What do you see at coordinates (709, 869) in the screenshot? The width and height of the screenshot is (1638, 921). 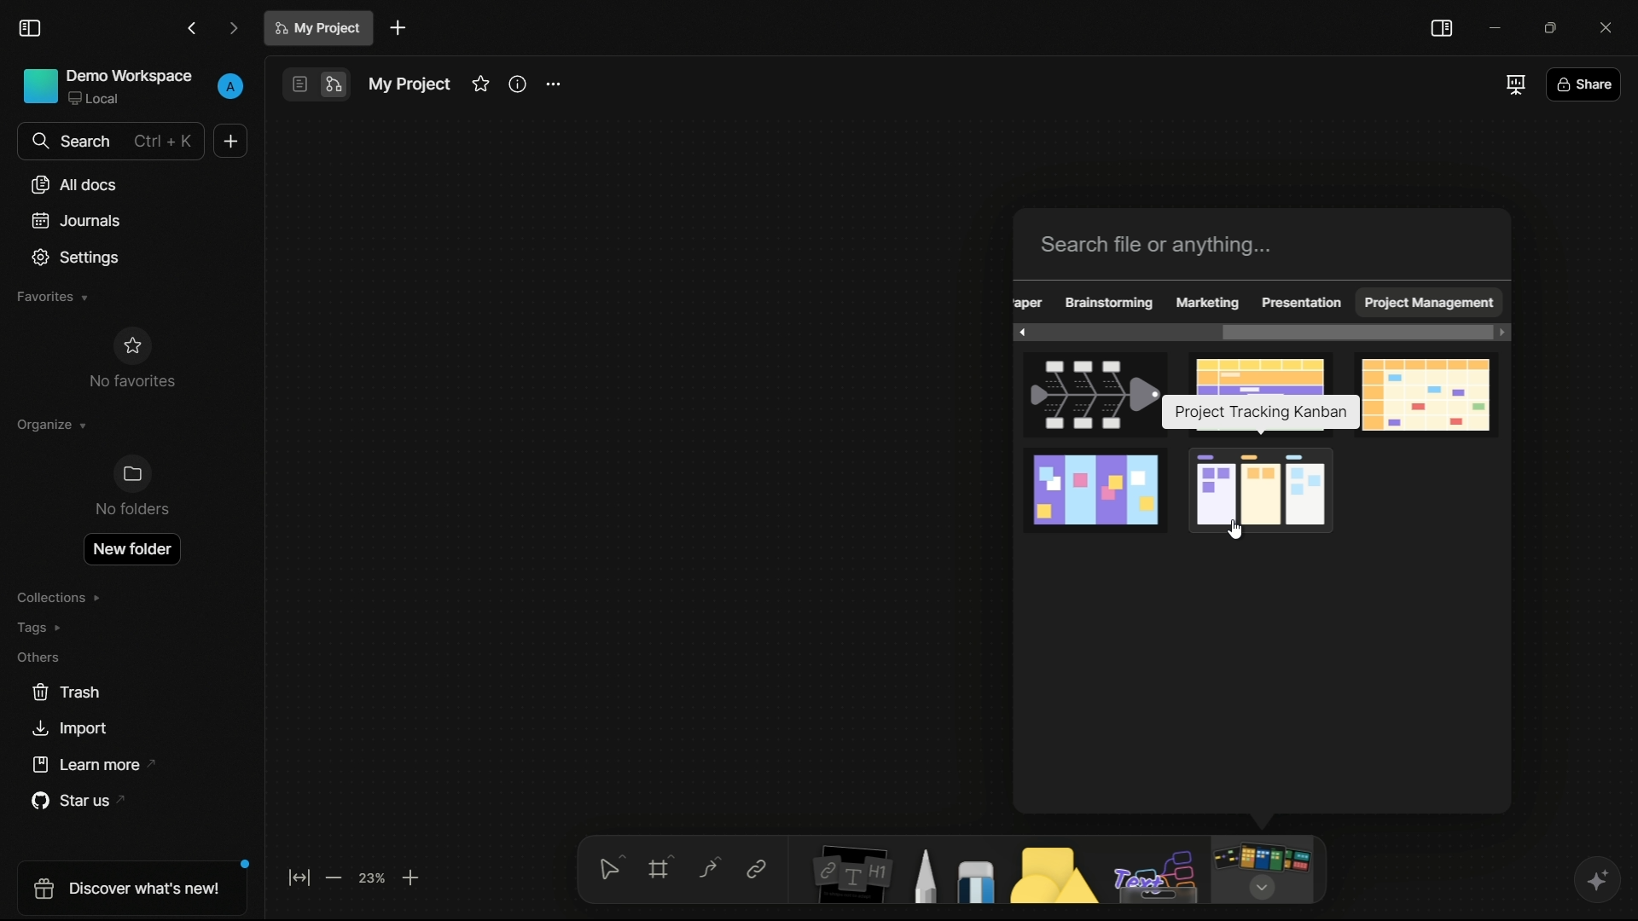 I see `connectors` at bounding box center [709, 869].